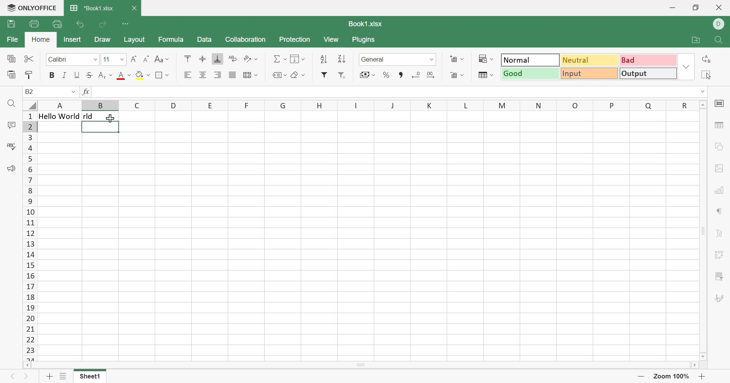  Describe the element at coordinates (64, 75) in the screenshot. I see `Italic` at that location.